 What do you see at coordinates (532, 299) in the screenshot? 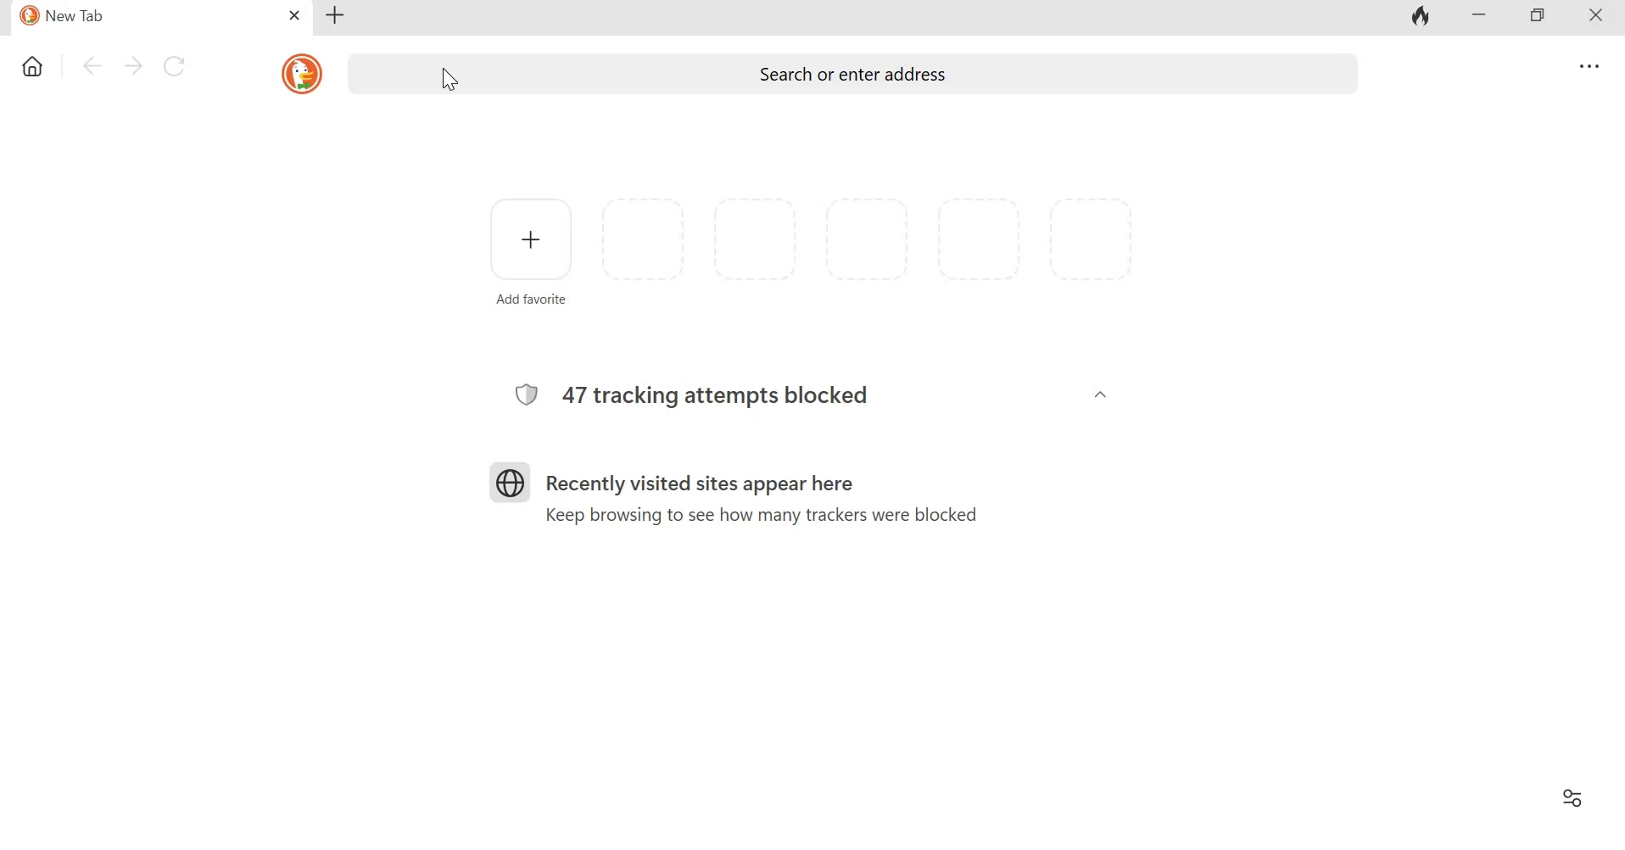
I see `Add favorite` at bounding box center [532, 299].